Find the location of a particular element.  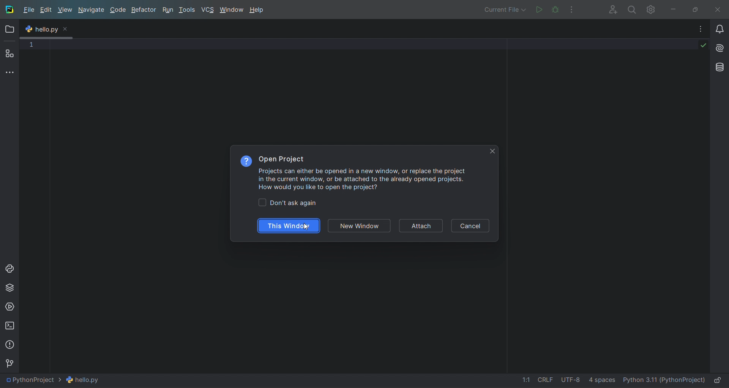

window is located at coordinates (231, 10).